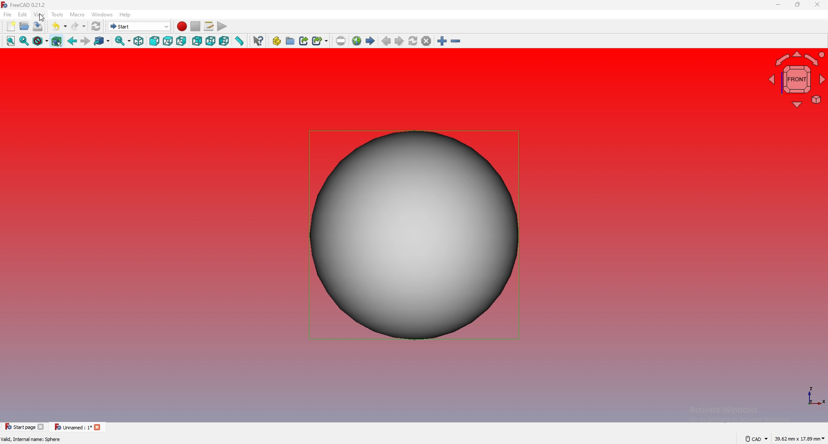 The width and height of the screenshot is (828, 444). Describe the element at coordinates (797, 79) in the screenshot. I see `navigating cube` at that location.